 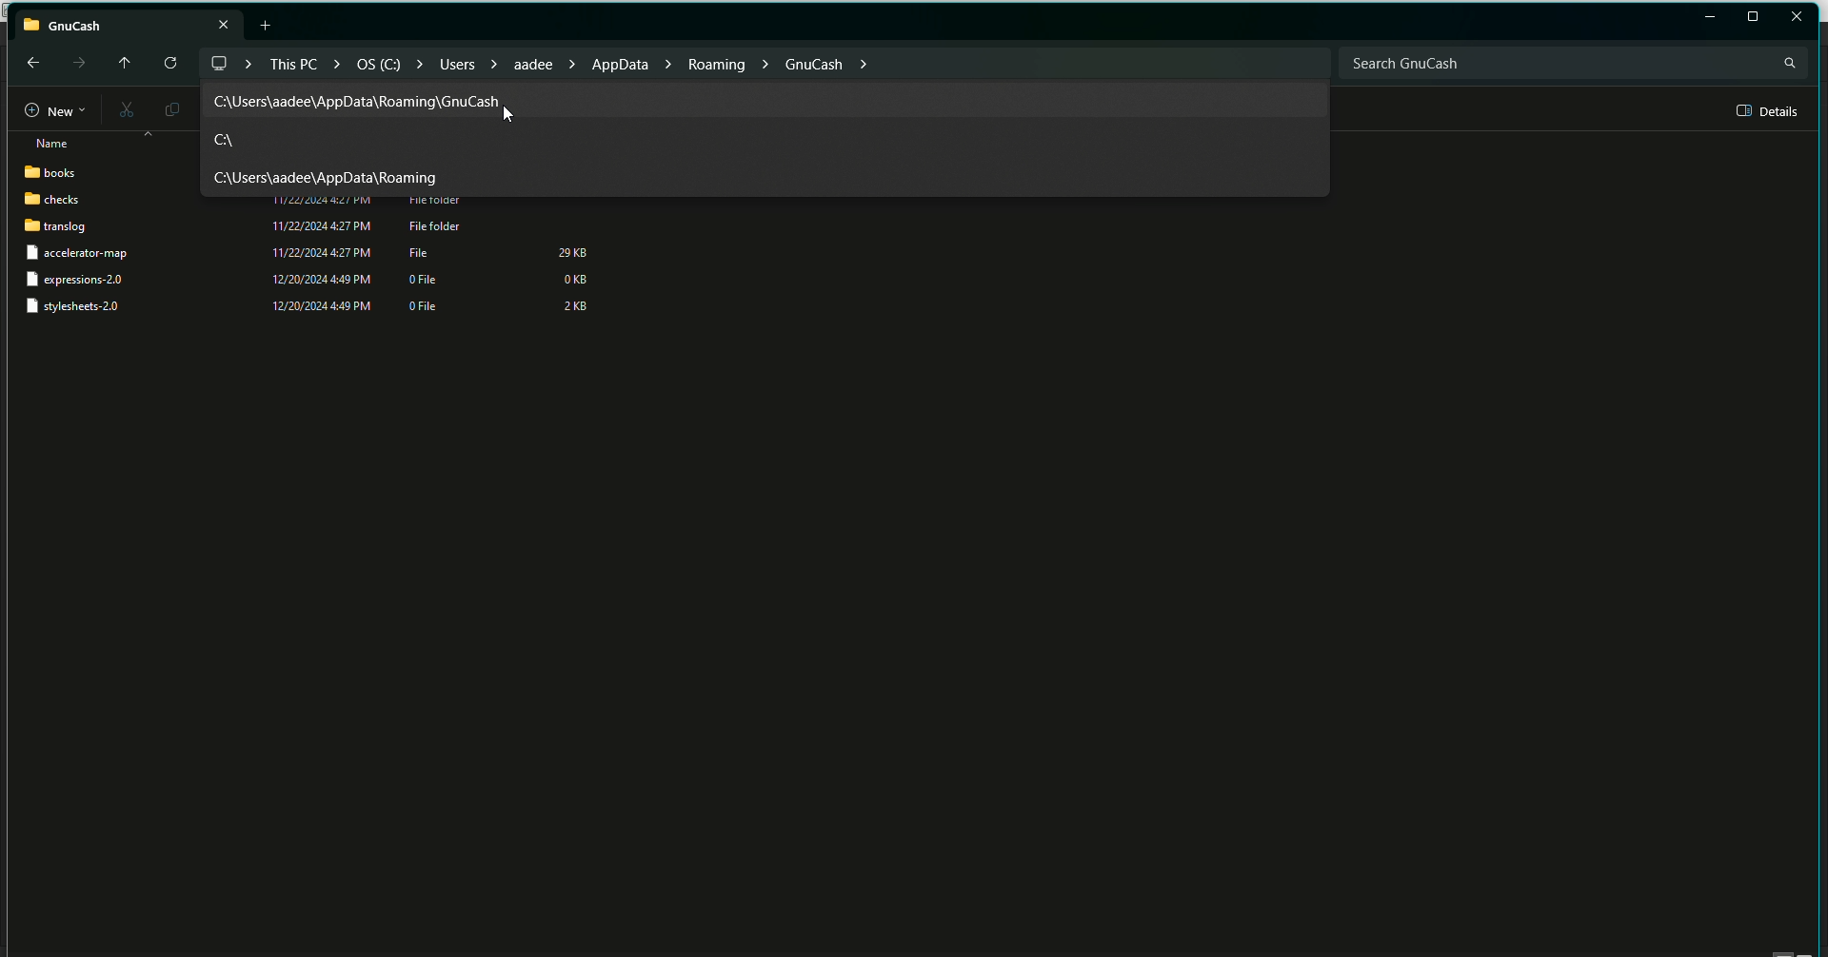 I want to click on New tab, so click(x=268, y=25).